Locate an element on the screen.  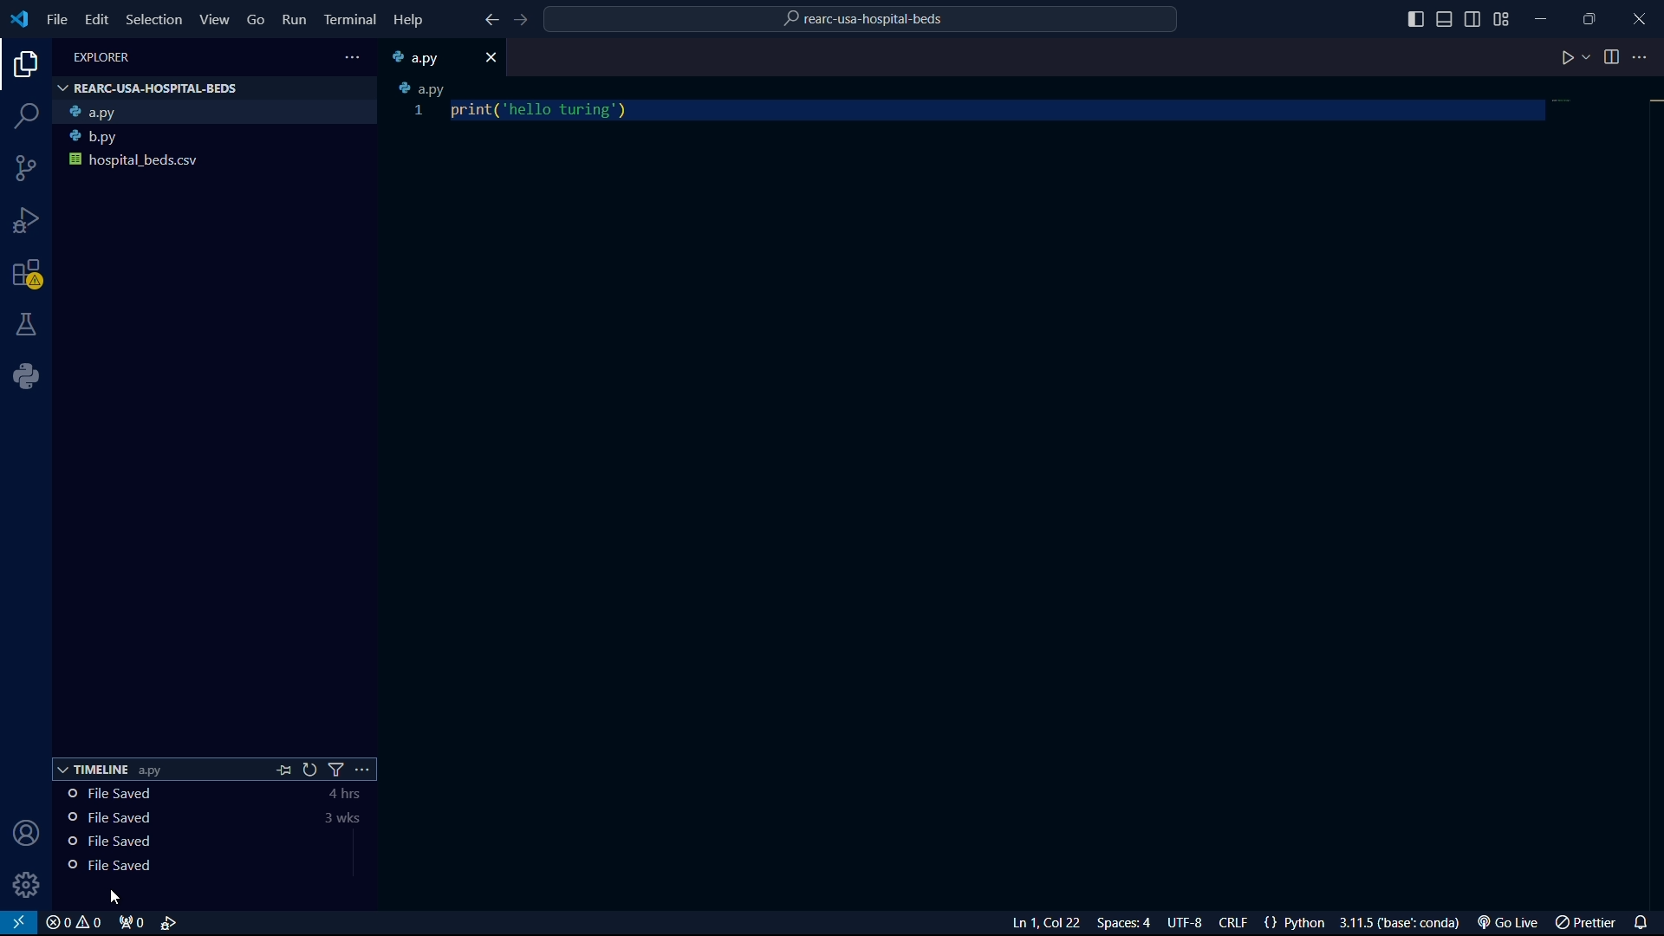
select encoding is located at coordinates (1183, 923).